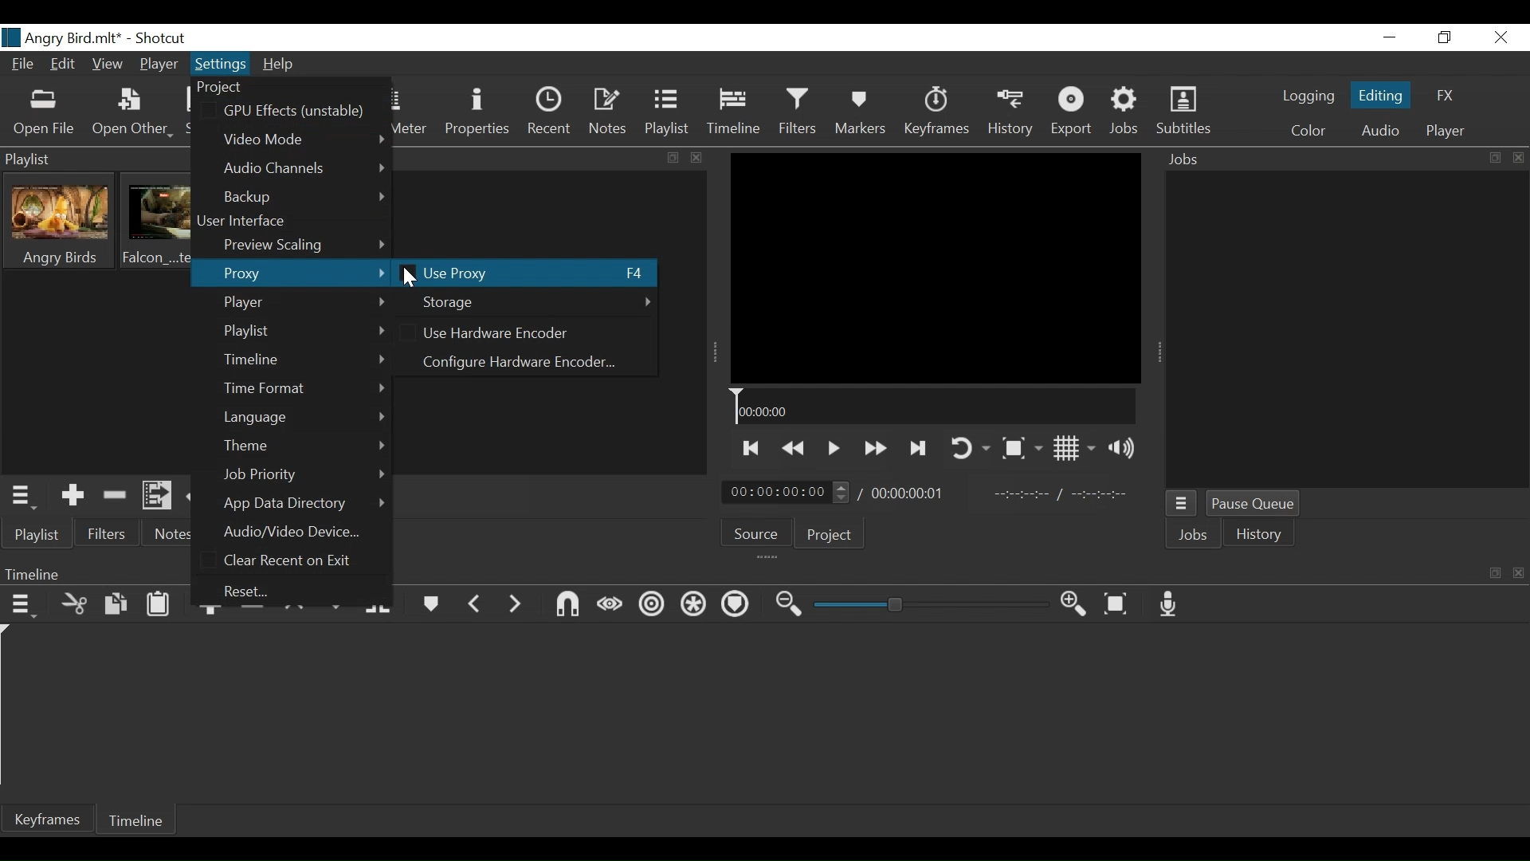 This screenshot has width=1530, height=861. What do you see at coordinates (1070, 449) in the screenshot?
I see `Toggle Display grid on player` at bounding box center [1070, 449].